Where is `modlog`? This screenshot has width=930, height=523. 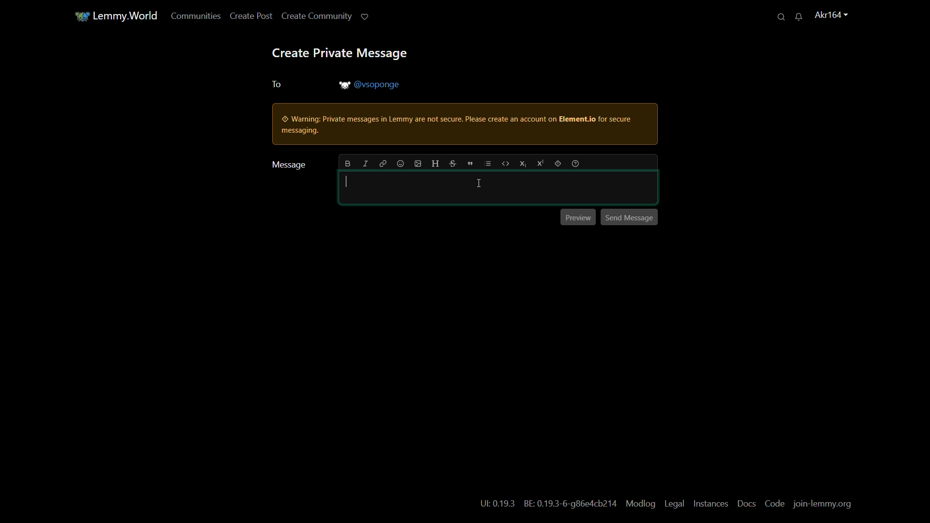 modlog is located at coordinates (640, 504).